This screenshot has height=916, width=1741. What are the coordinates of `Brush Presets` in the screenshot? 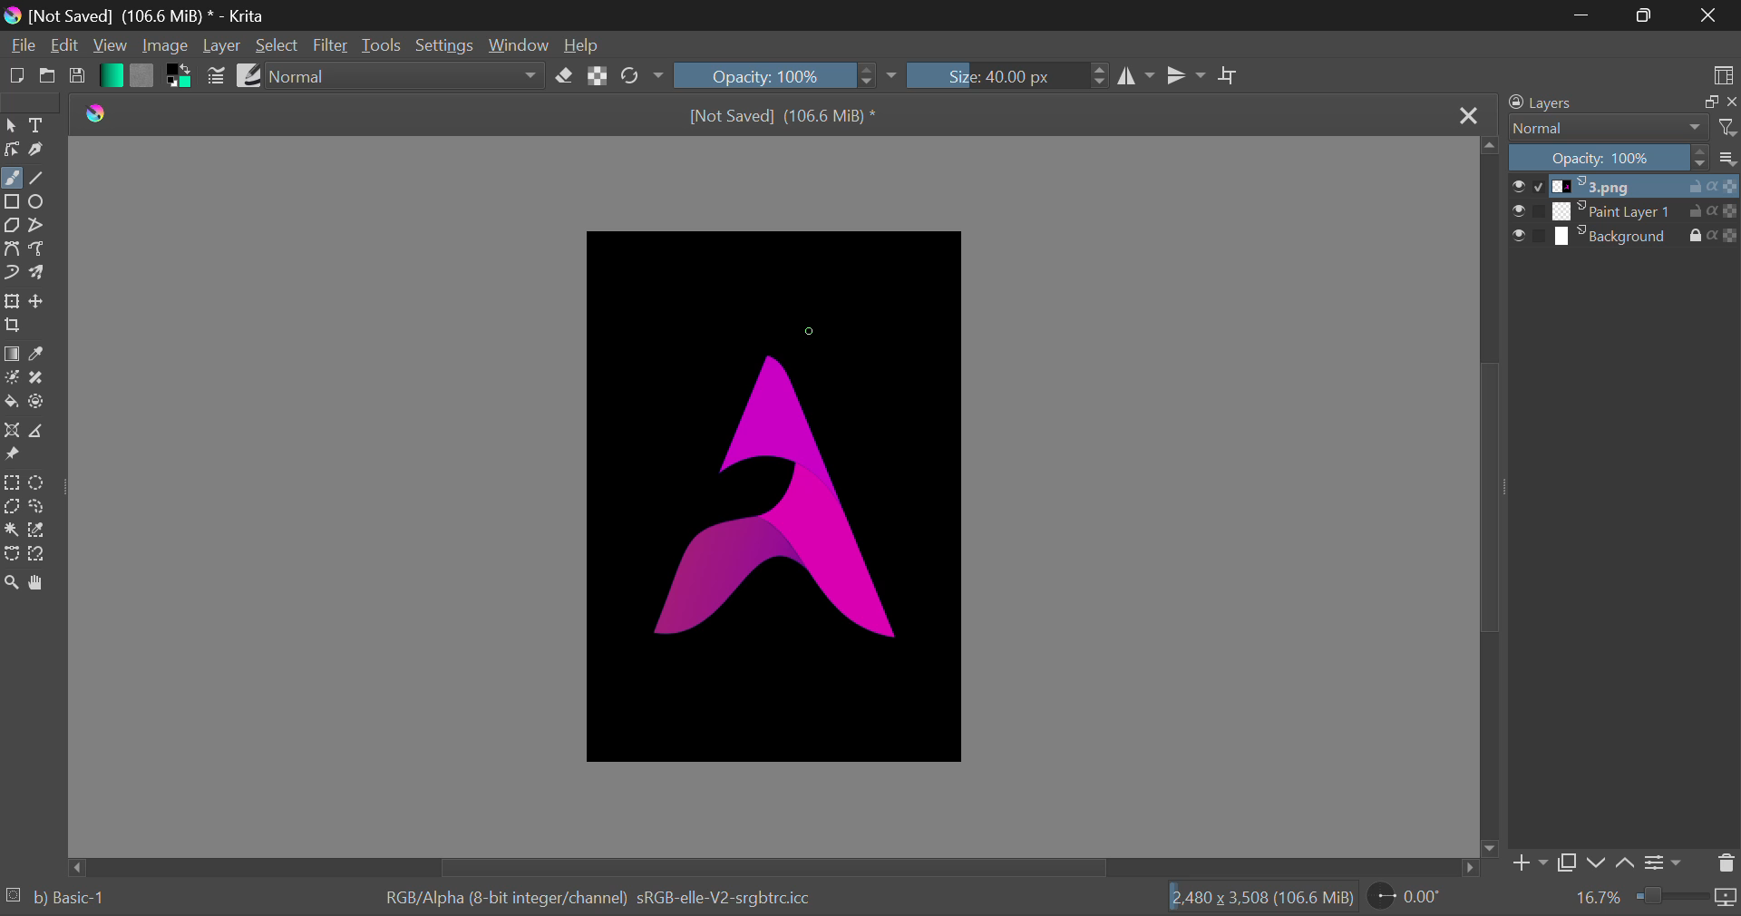 It's located at (249, 75).